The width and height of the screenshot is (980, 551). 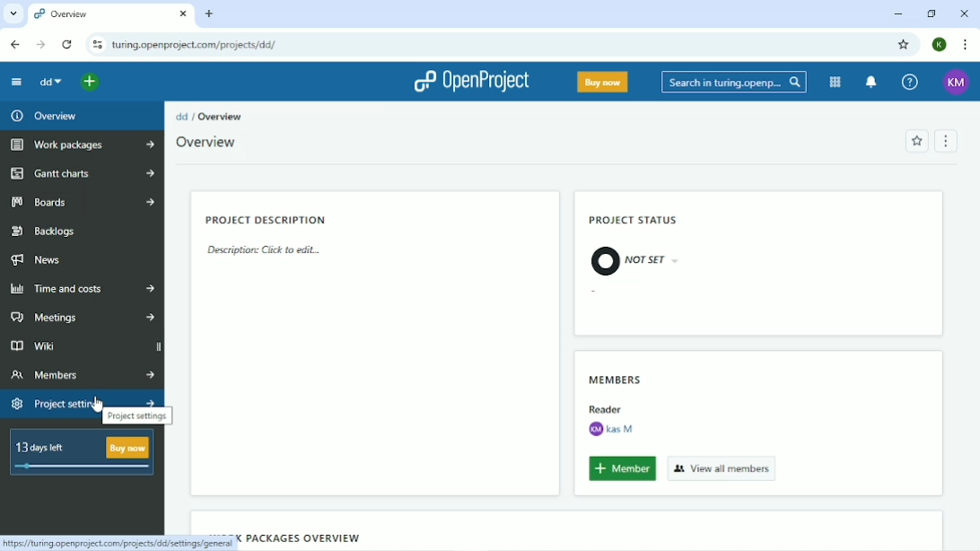 What do you see at coordinates (48, 232) in the screenshot?
I see `Backlogs` at bounding box center [48, 232].